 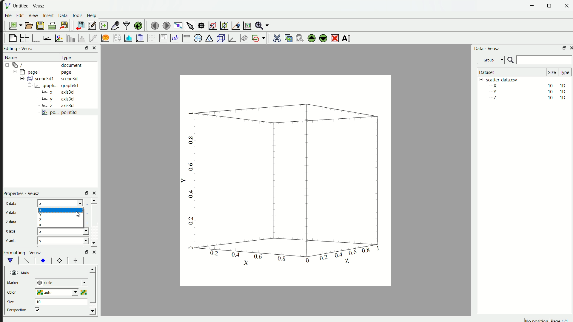 What do you see at coordinates (247, 25) in the screenshot?
I see `Reset graph axes` at bounding box center [247, 25].